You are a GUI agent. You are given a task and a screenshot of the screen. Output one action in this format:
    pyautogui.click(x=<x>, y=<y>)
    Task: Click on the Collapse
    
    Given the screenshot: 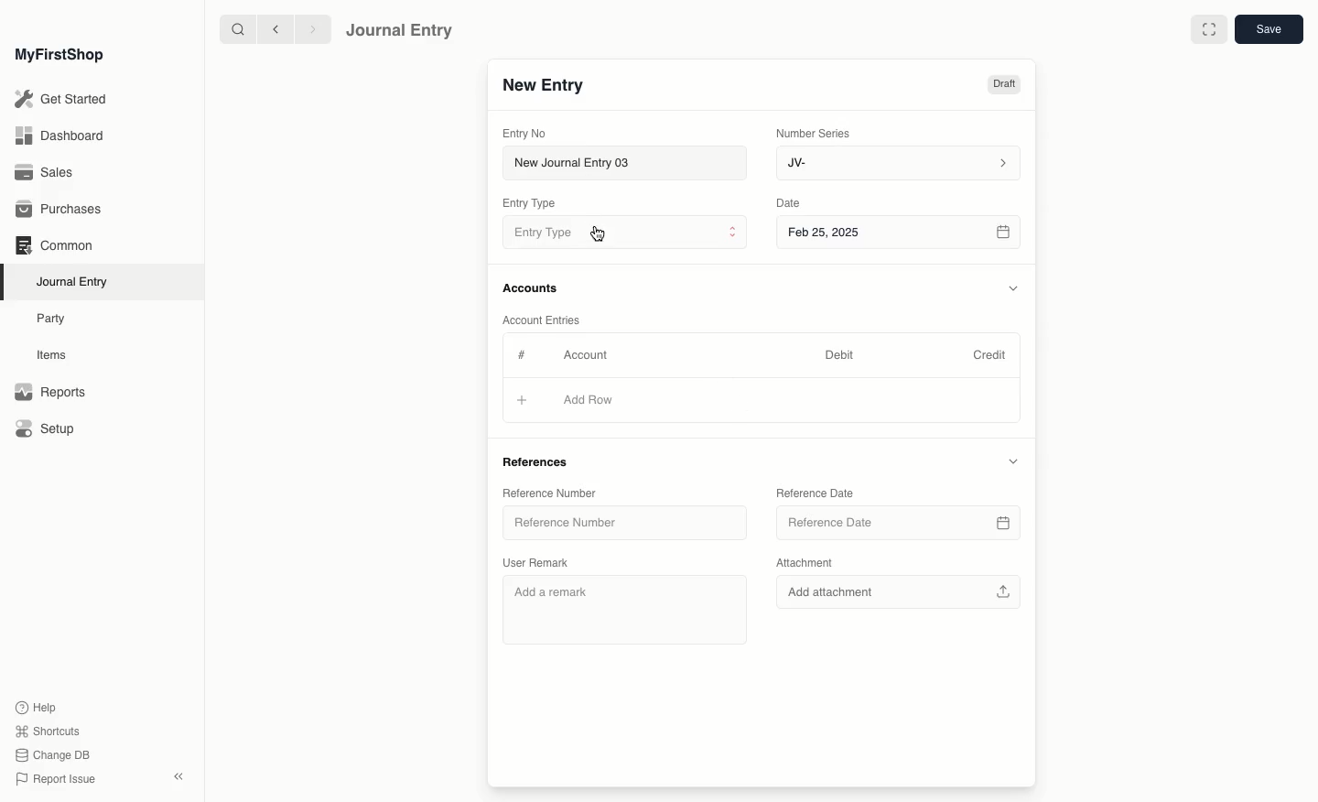 What is the action you would take?
    pyautogui.click(x=178, y=776)
    